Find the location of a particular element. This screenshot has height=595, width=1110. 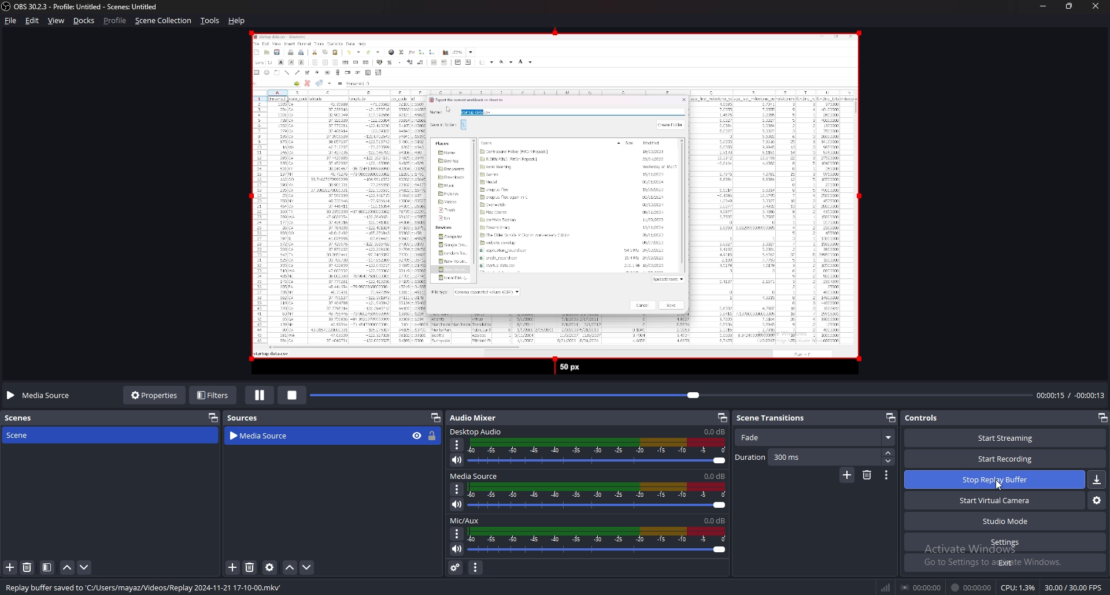

pop out is located at coordinates (721, 417).